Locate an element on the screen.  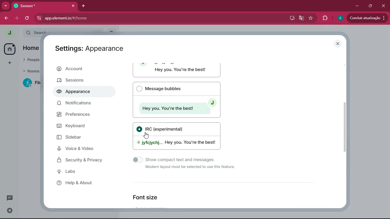
Settings: Appearance is located at coordinates (90, 48).